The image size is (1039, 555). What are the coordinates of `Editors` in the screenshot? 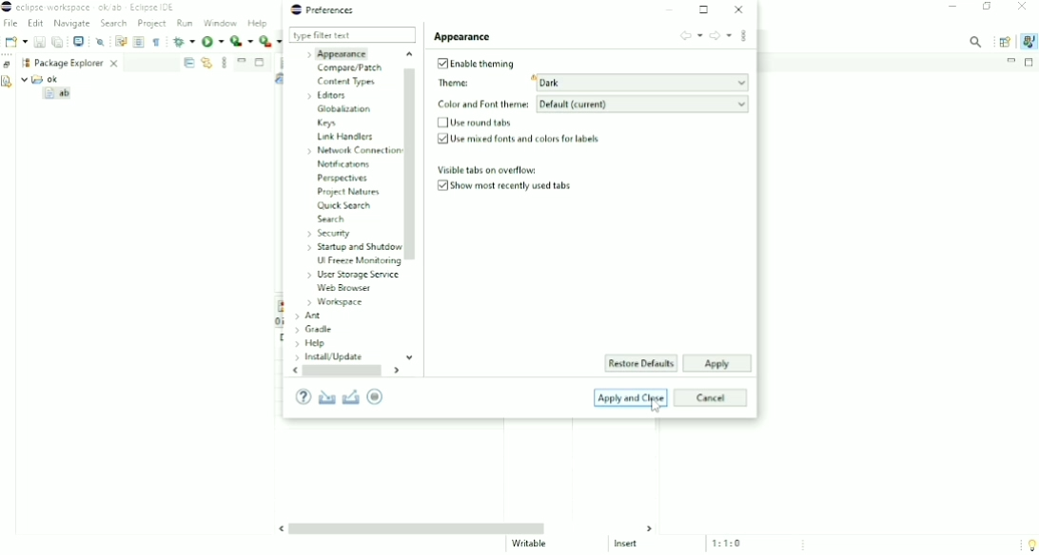 It's located at (329, 95).